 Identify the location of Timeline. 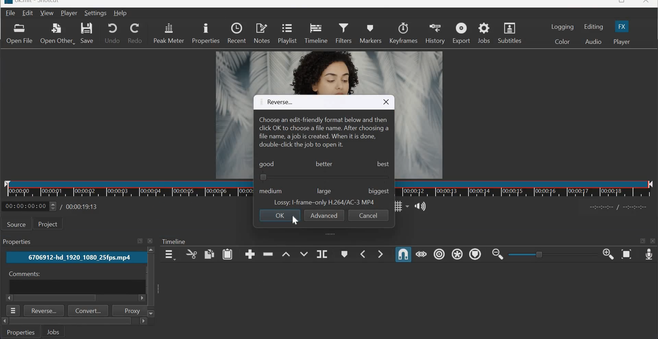
(316, 33).